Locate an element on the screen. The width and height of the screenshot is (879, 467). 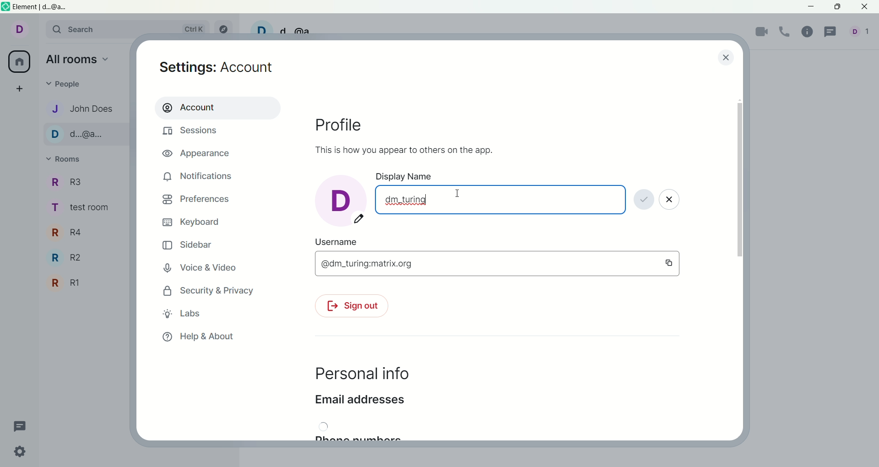
create a space is located at coordinates (22, 89).